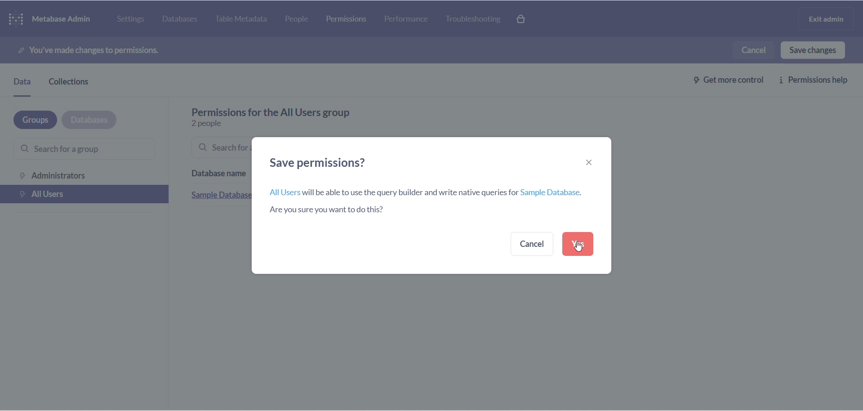 Image resolution: width=863 pixels, height=411 pixels. Describe the element at coordinates (30, 120) in the screenshot. I see `groups` at that location.